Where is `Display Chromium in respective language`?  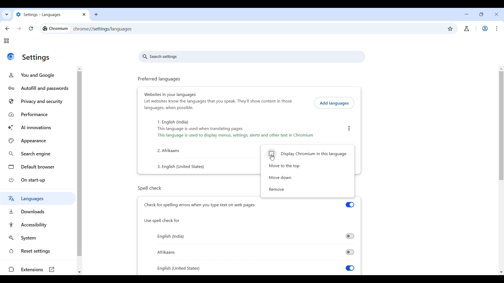
Display Chromium in respective language is located at coordinates (308, 154).